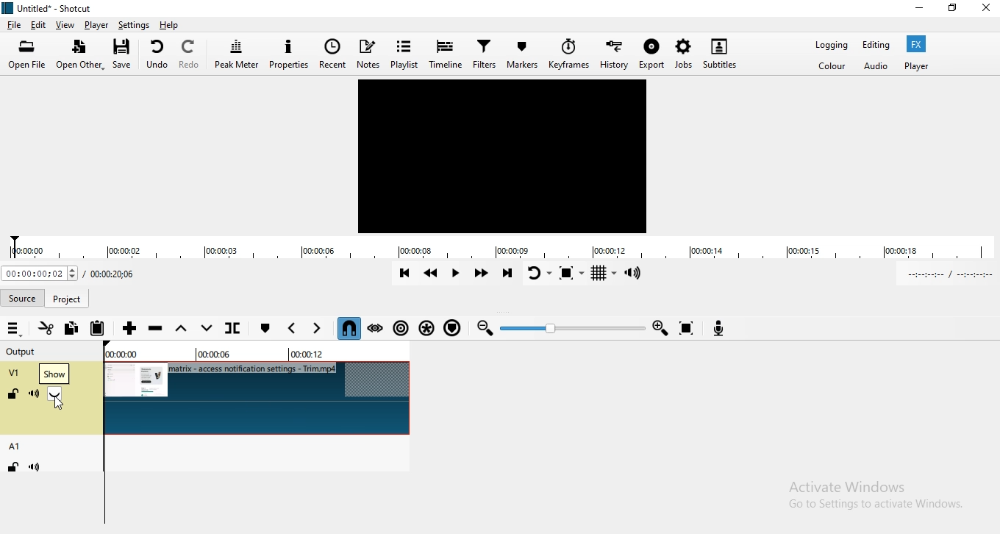  Describe the element at coordinates (368, 53) in the screenshot. I see `Notes` at that location.